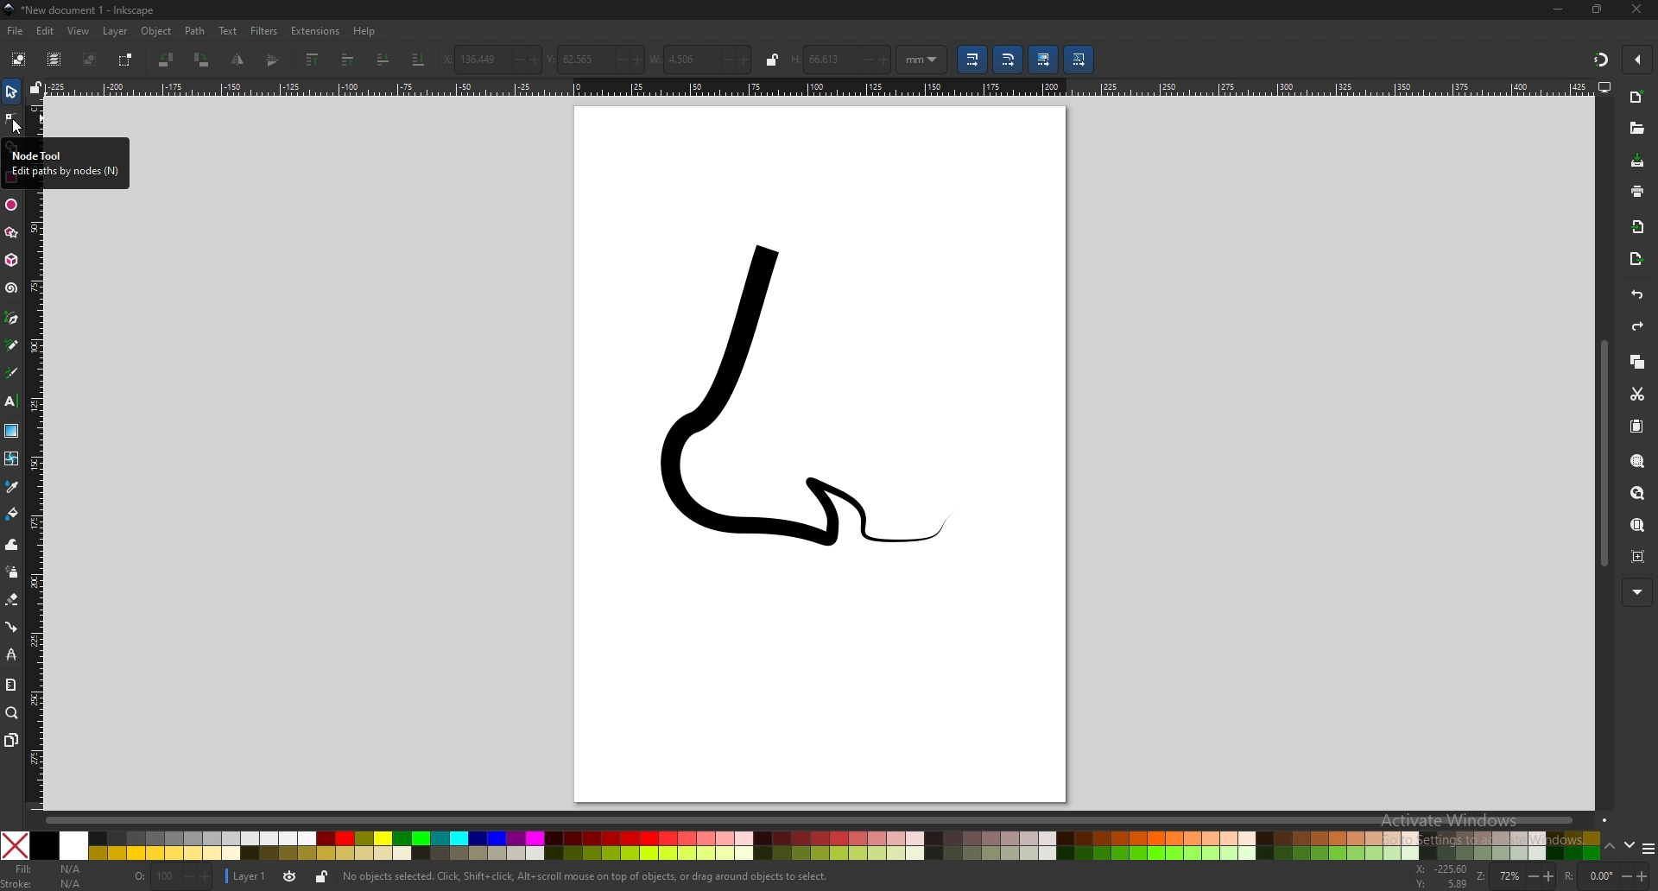 The image size is (1658, 891). Describe the element at coordinates (12, 627) in the screenshot. I see `connector` at that location.